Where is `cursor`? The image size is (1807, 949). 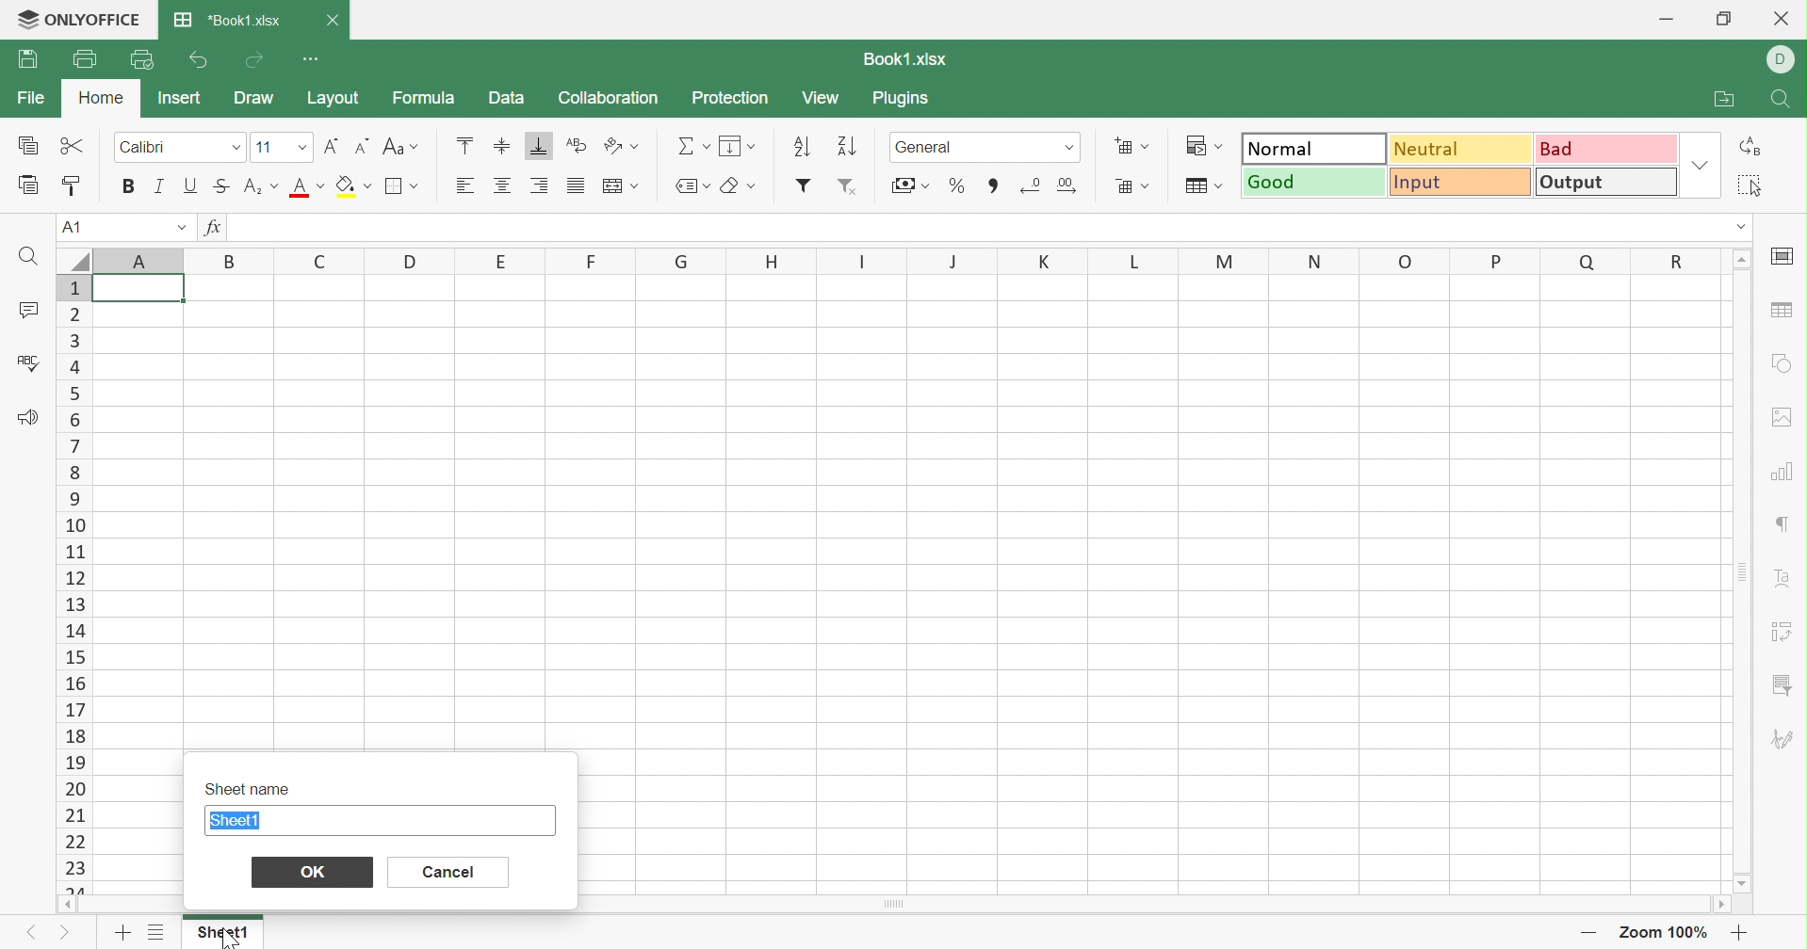
cursor is located at coordinates (221, 939).